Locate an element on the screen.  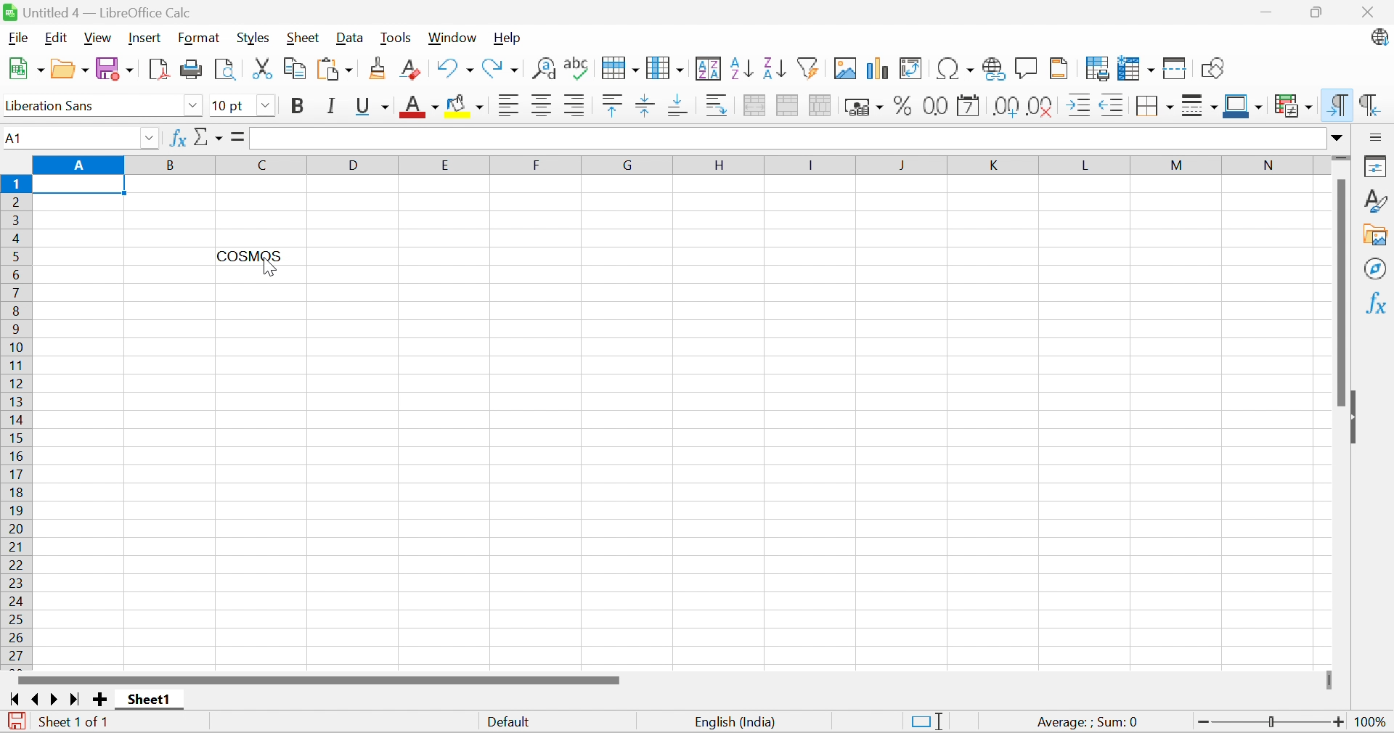
Scroll To Next Sheet is located at coordinates (56, 700).